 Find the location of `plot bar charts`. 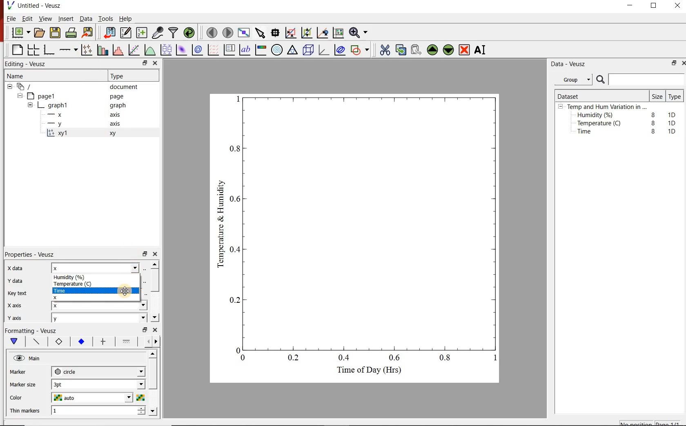

plot bar charts is located at coordinates (103, 49).